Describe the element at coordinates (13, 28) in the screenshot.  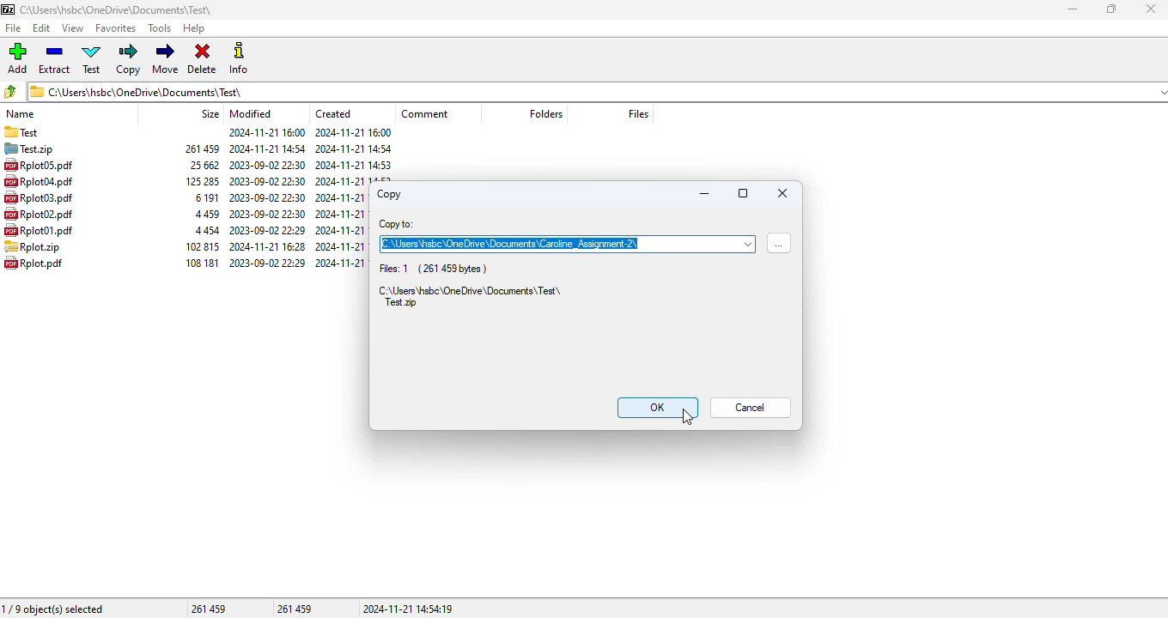
I see `file` at that location.